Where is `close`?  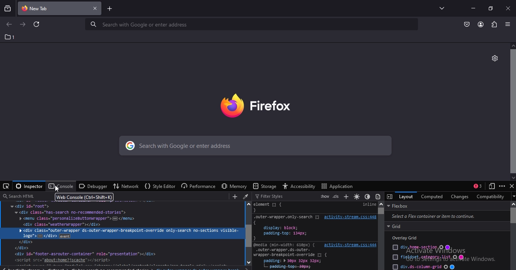 close is located at coordinates (95, 9).